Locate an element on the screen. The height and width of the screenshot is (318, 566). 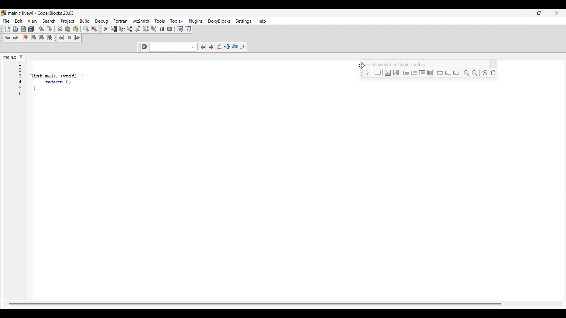
Tools menu is located at coordinates (160, 21).